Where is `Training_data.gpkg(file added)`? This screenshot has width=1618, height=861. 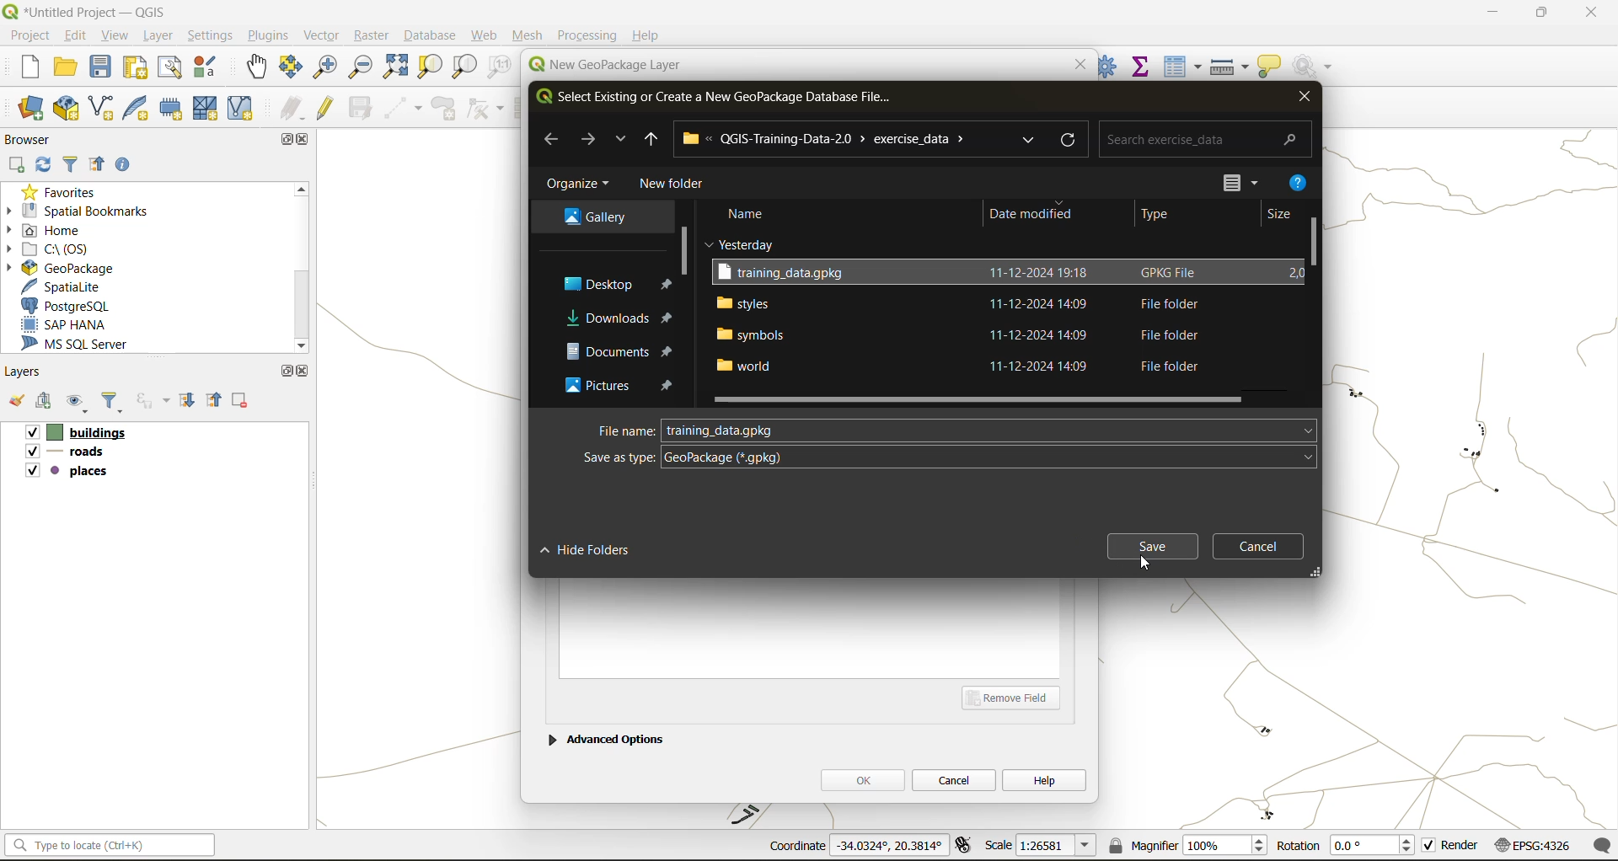
Training_data.gpkg(file added) is located at coordinates (722, 430).